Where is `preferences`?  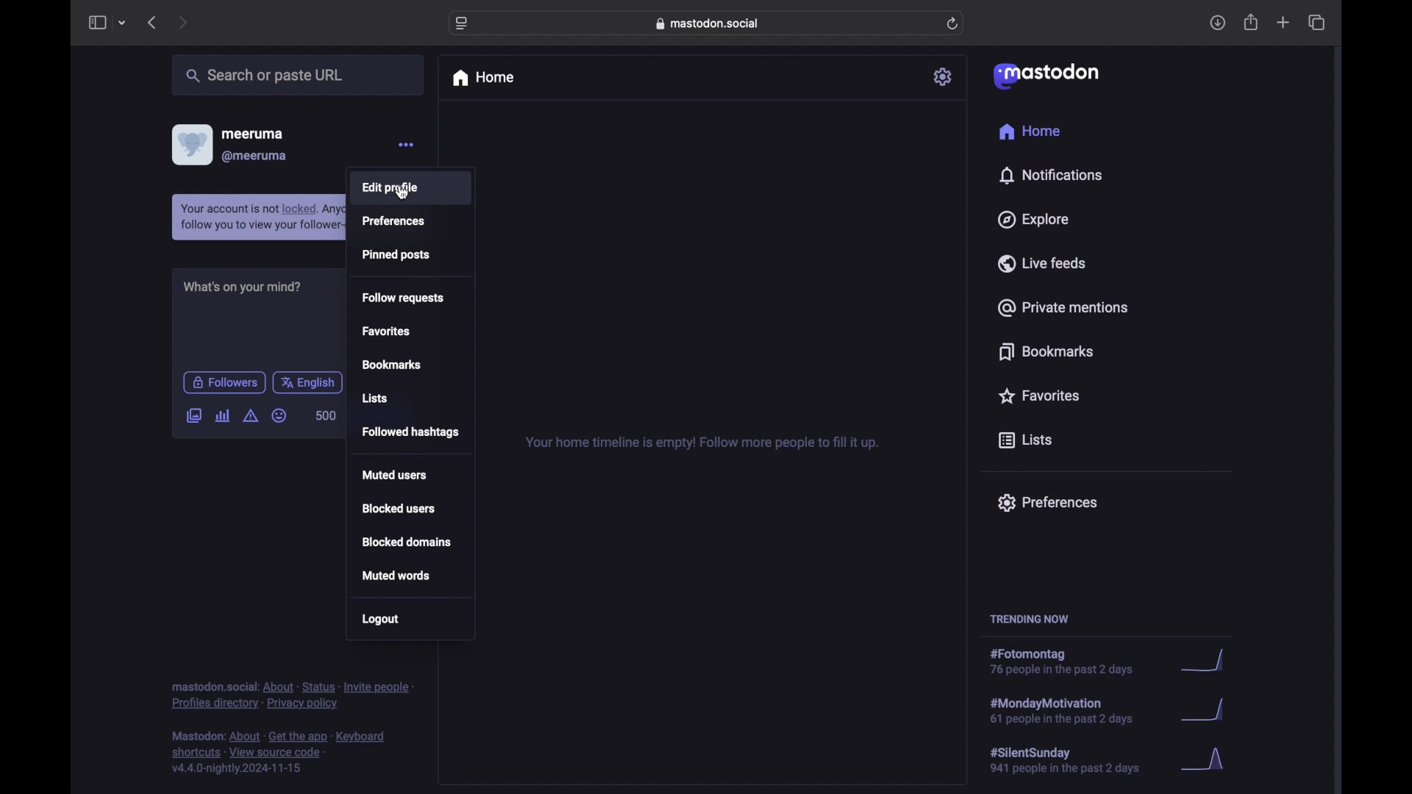 preferences is located at coordinates (1047, 503).